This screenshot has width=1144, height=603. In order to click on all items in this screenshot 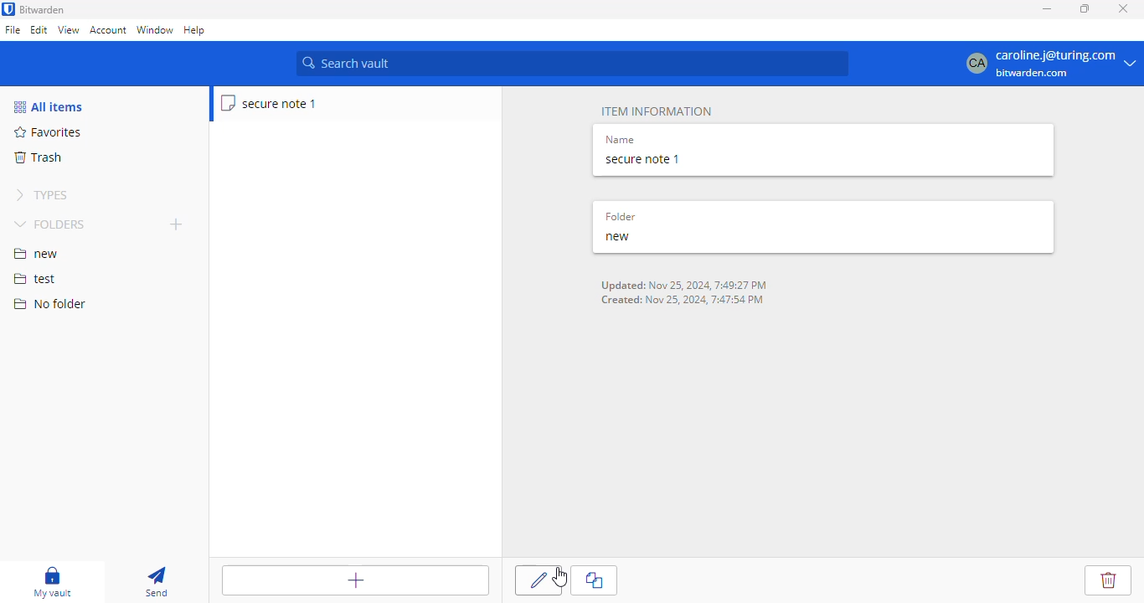, I will do `click(48, 106)`.